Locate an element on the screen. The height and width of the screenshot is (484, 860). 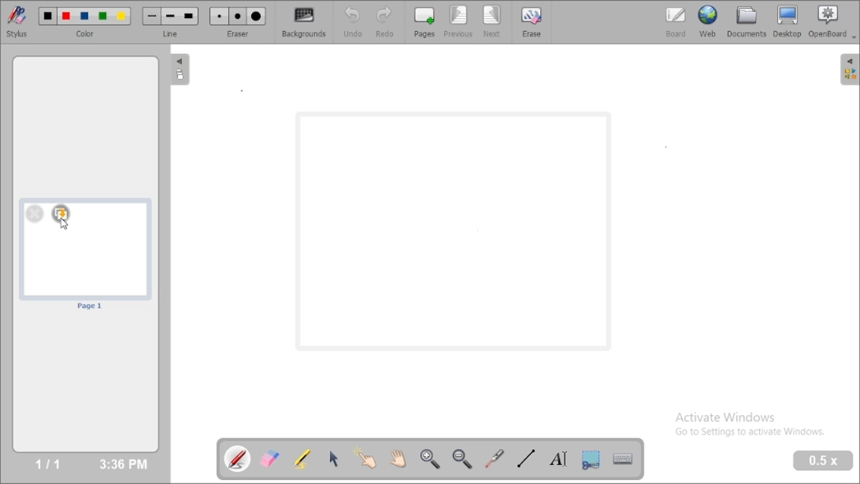
Large line is located at coordinates (189, 17).